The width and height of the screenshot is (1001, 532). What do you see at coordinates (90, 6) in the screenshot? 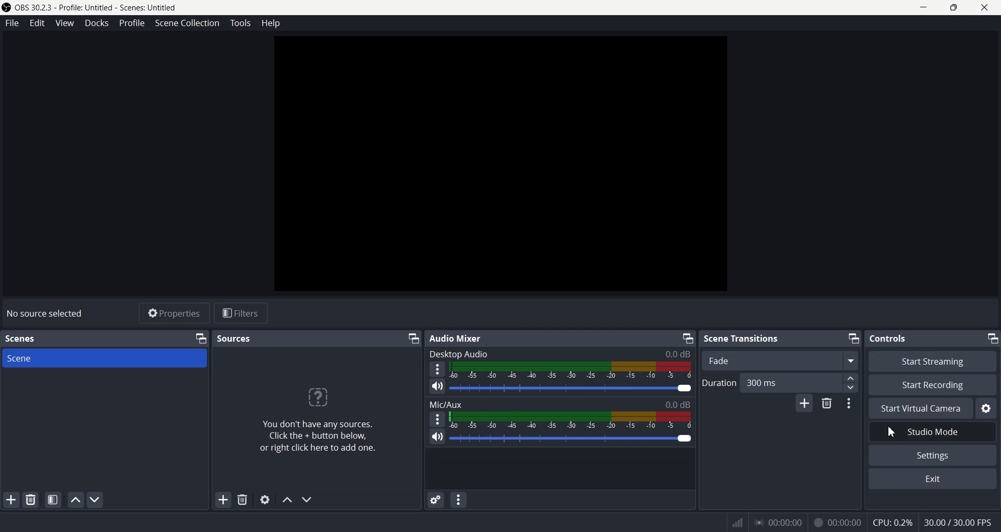
I see ` OBS 30.2.3 - Profile: Untitled - Scenes: Untitled` at bounding box center [90, 6].